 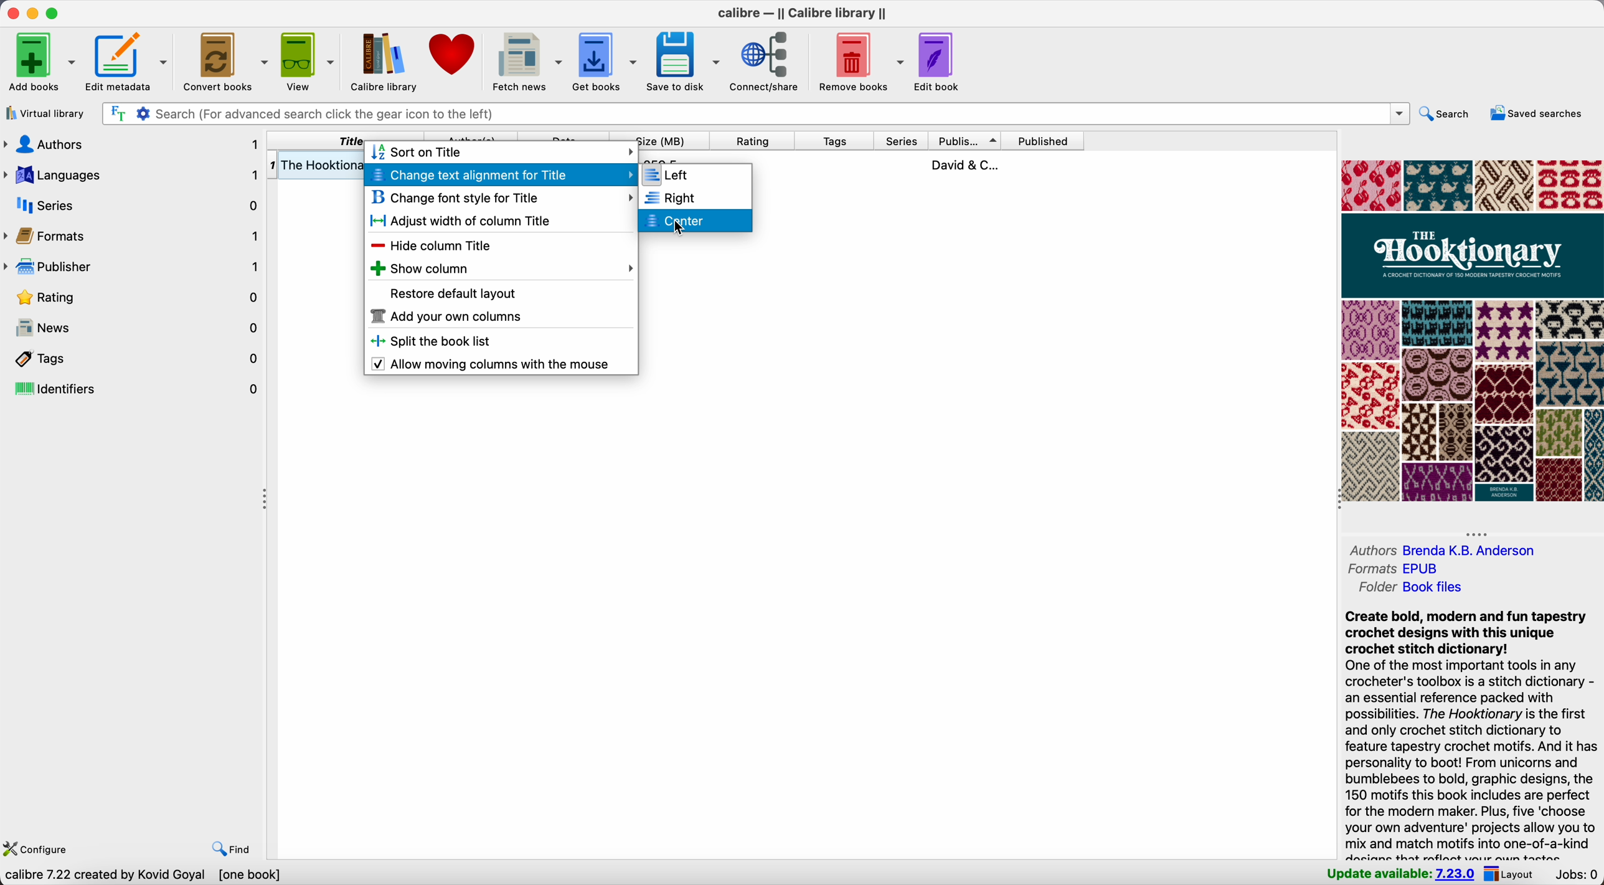 I want to click on donate, so click(x=452, y=57).